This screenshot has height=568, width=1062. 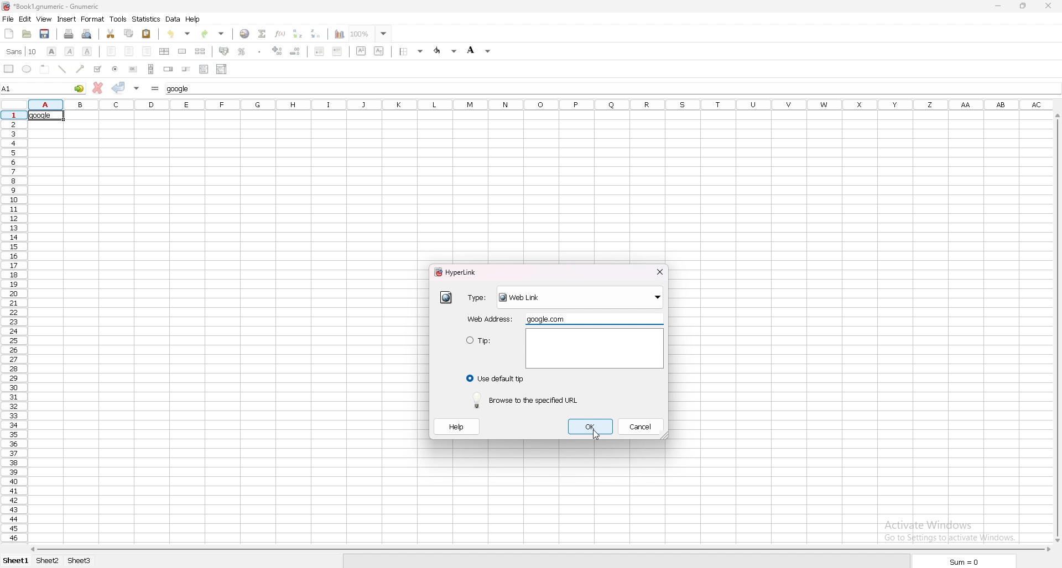 What do you see at coordinates (87, 51) in the screenshot?
I see `underline` at bounding box center [87, 51].